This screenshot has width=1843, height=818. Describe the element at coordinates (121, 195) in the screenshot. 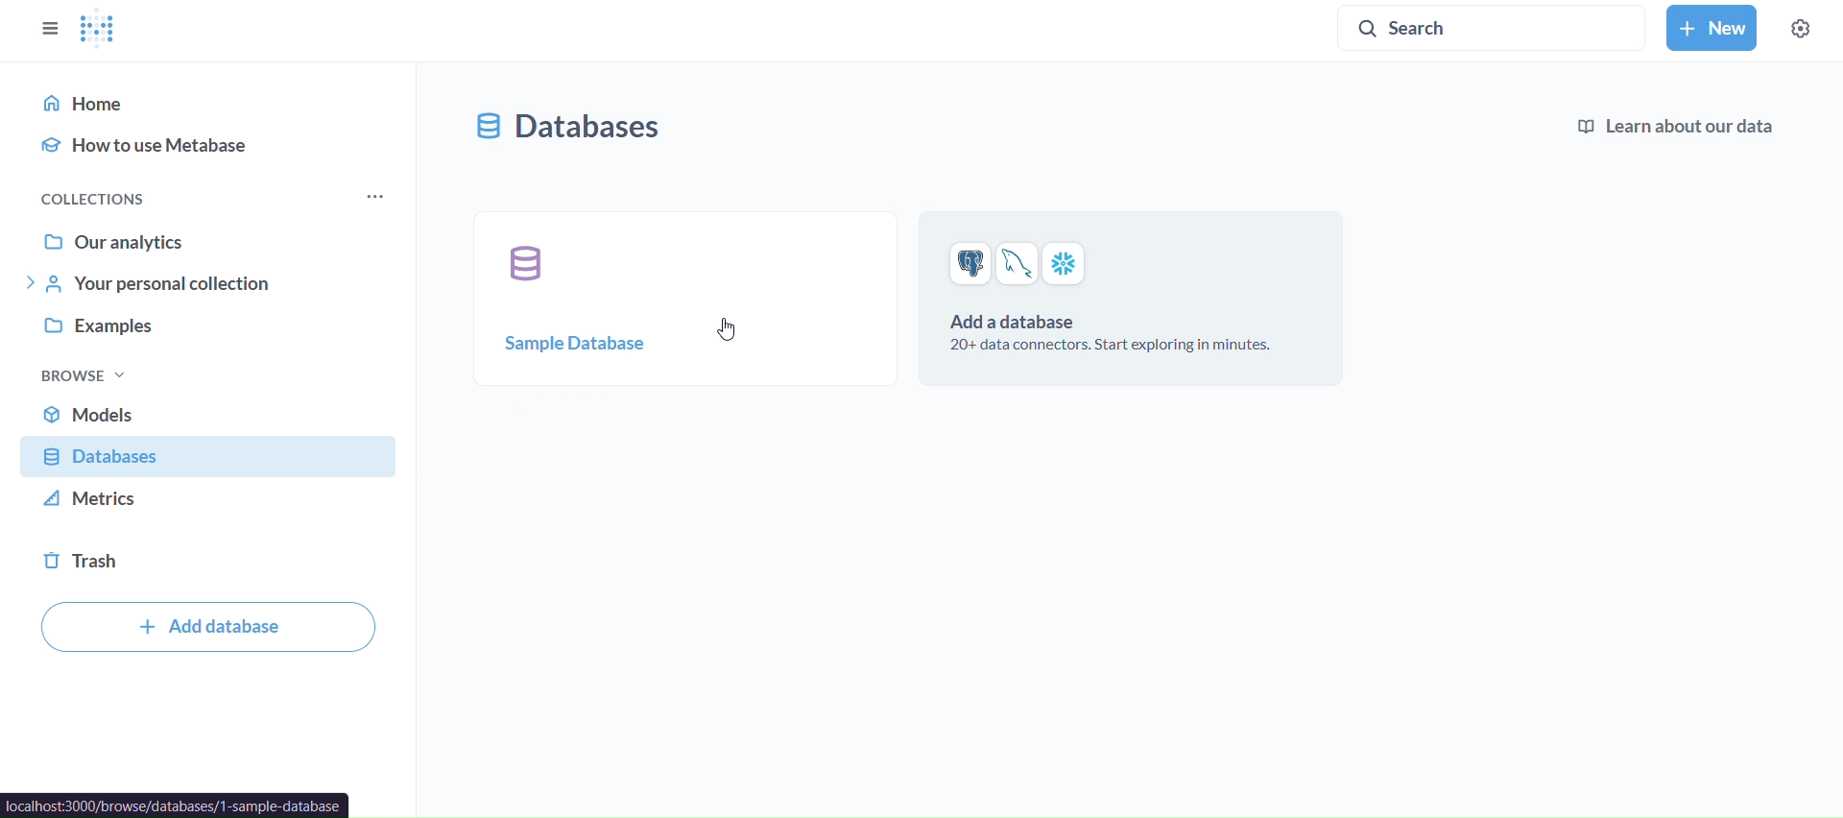

I see `collections` at that location.